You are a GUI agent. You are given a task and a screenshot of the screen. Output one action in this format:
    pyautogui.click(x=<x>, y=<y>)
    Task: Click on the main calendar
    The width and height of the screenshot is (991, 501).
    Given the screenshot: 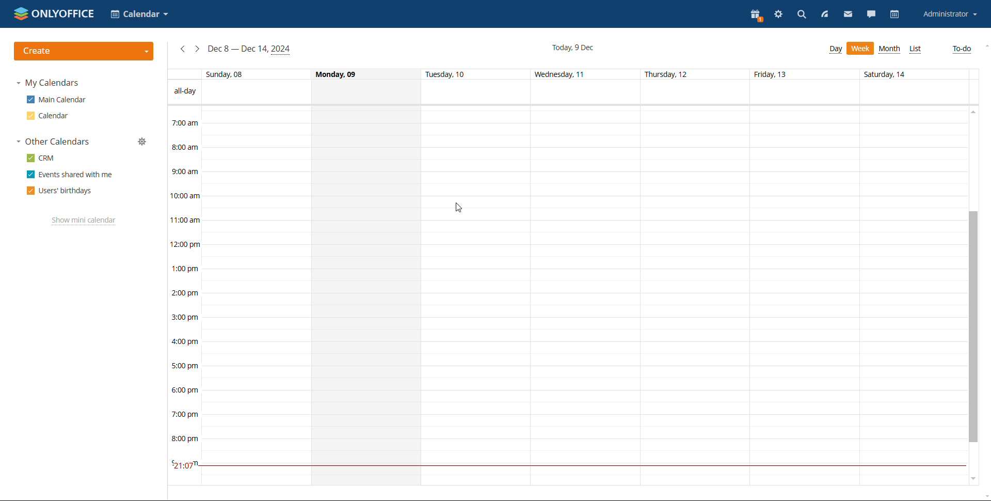 What is the action you would take?
    pyautogui.click(x=56, y=100)
    